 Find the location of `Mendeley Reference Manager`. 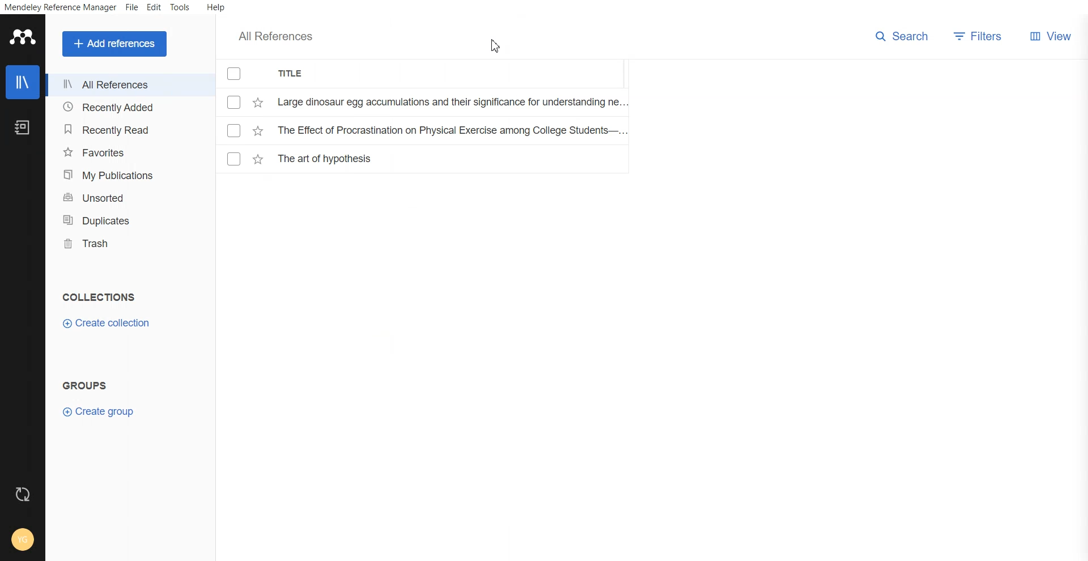

Mendeley Reference Manager is located at coordinates (59, 8).